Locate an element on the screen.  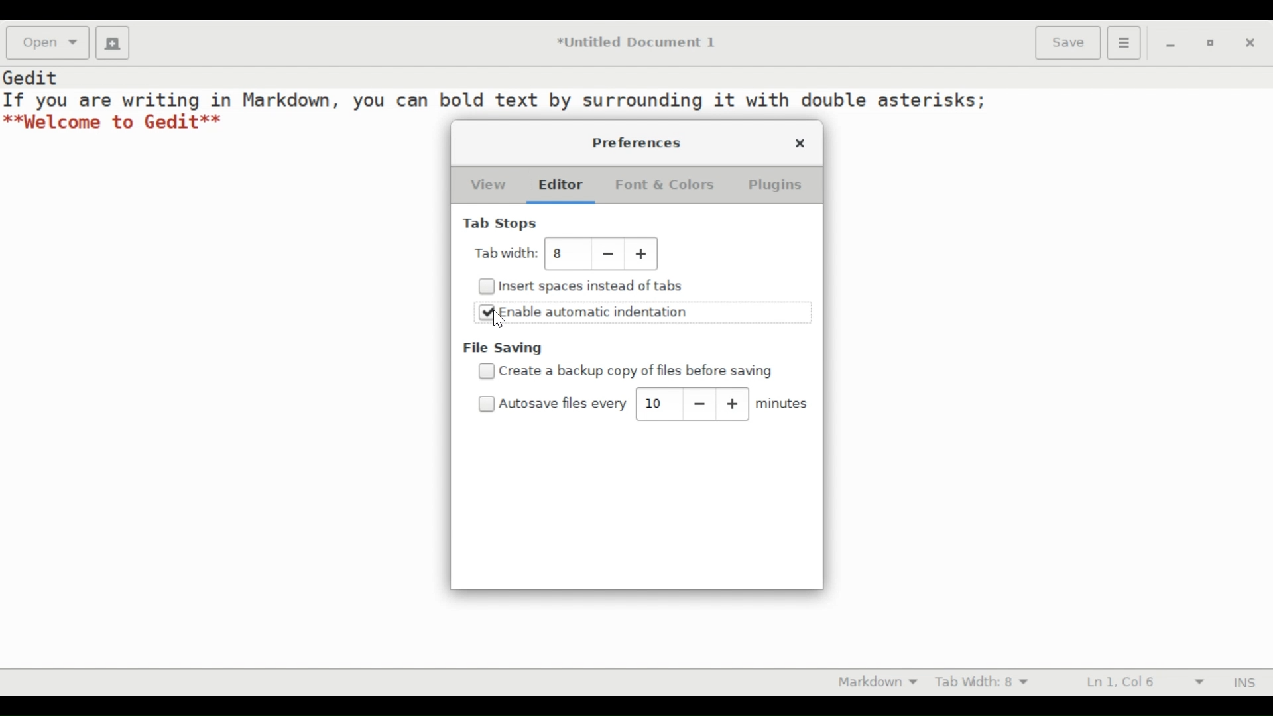
Tab Width is located at coordinates (505, 254).